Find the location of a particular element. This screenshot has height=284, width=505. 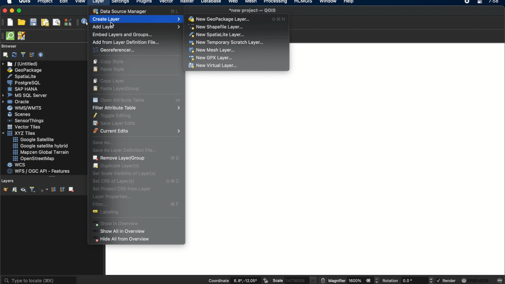

save as layer definition file is located at coordinates (125, 150).